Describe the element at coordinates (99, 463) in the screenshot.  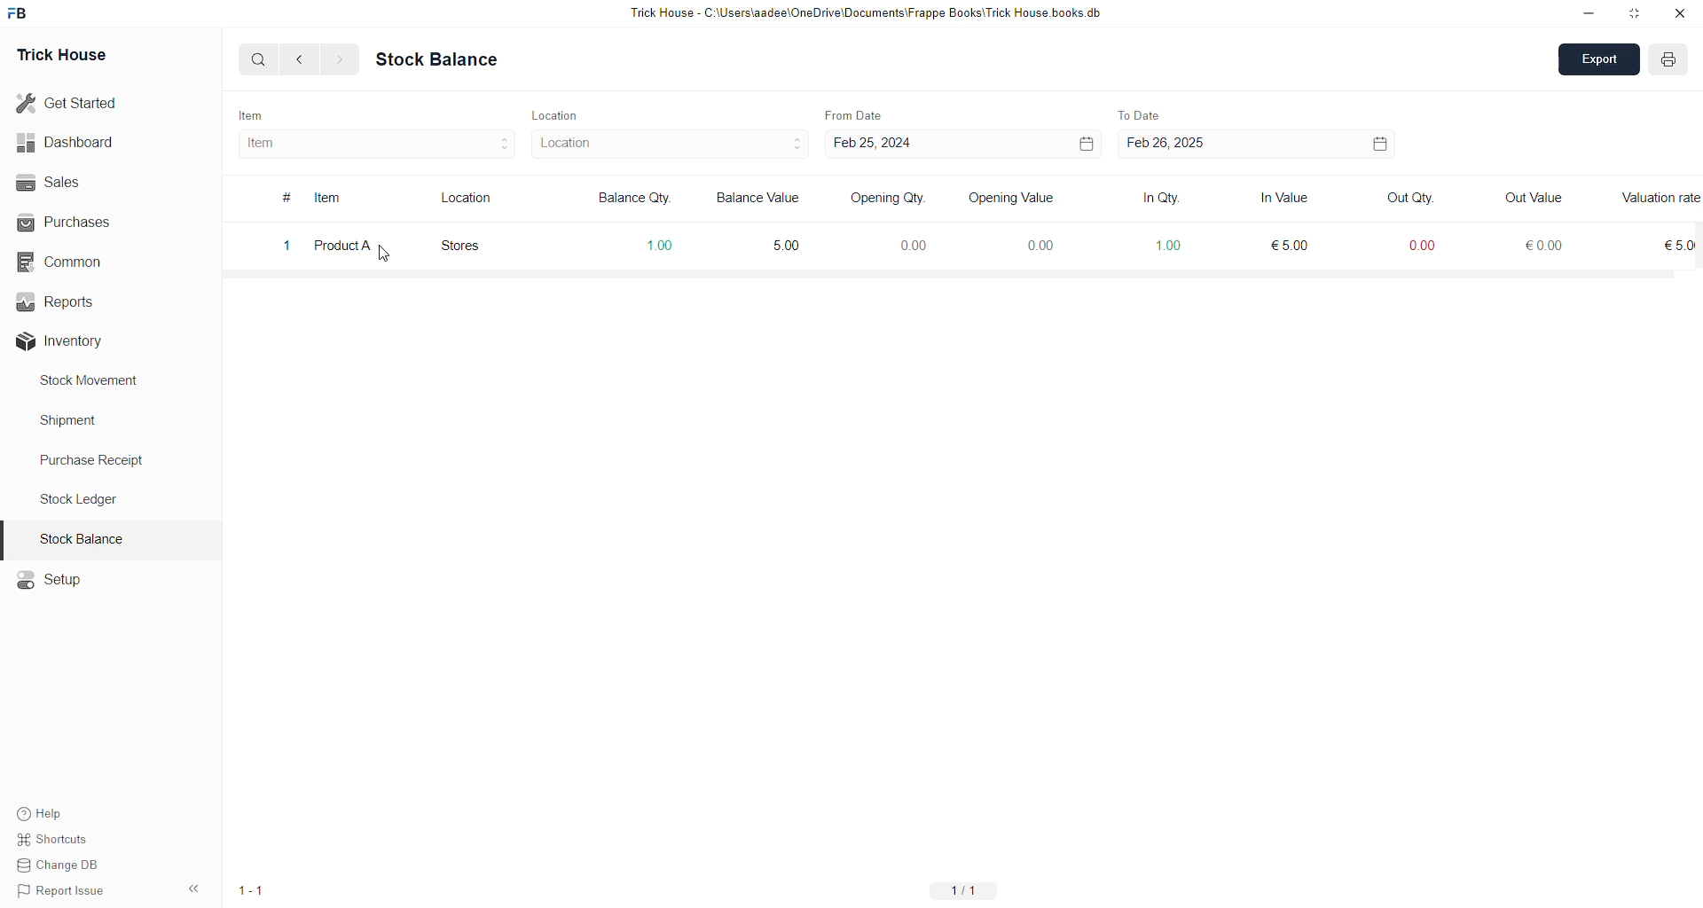
I see `Purchase Receipt` at that location.